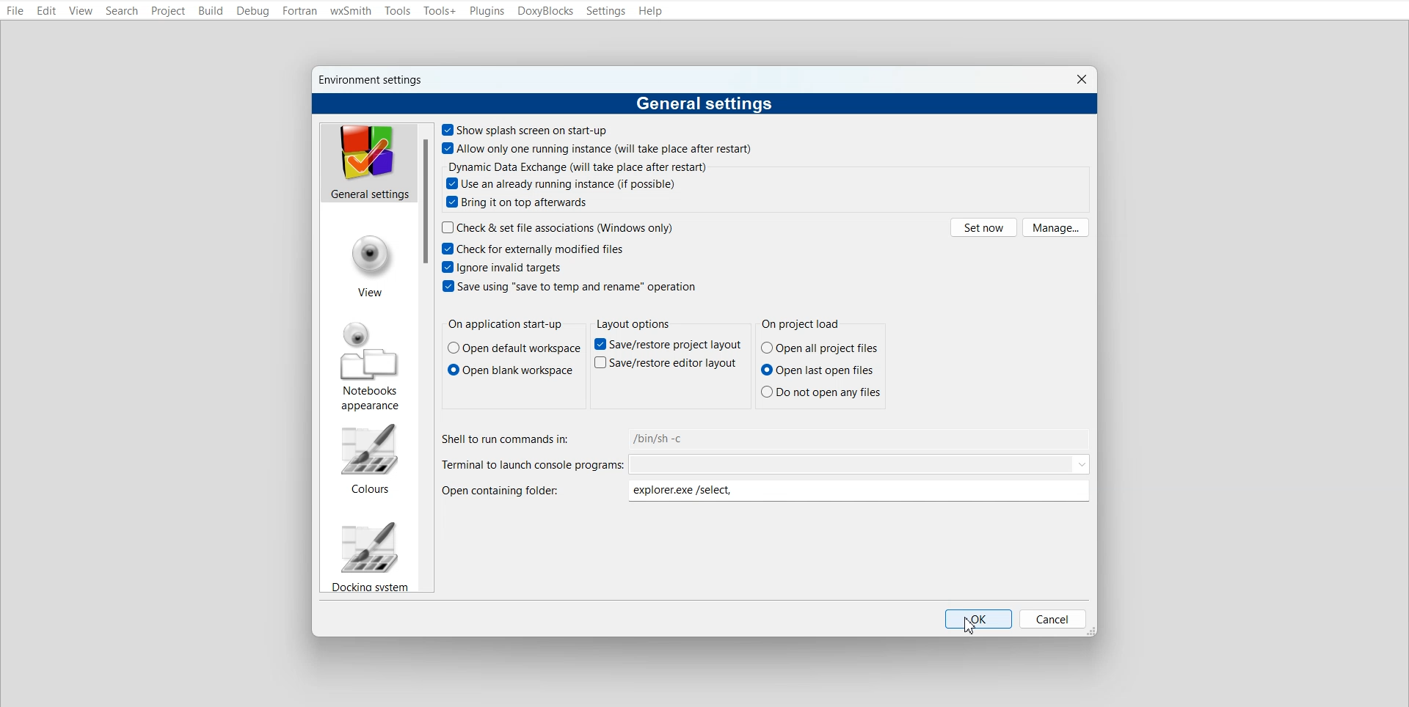 This screenshot has height=707, width=1409. I want to click on Project, so click(169, 11).